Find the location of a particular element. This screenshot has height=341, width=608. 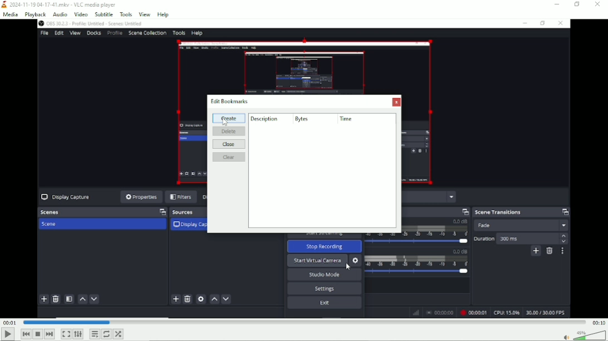

Stop playback is located at coordinates (38, 334).